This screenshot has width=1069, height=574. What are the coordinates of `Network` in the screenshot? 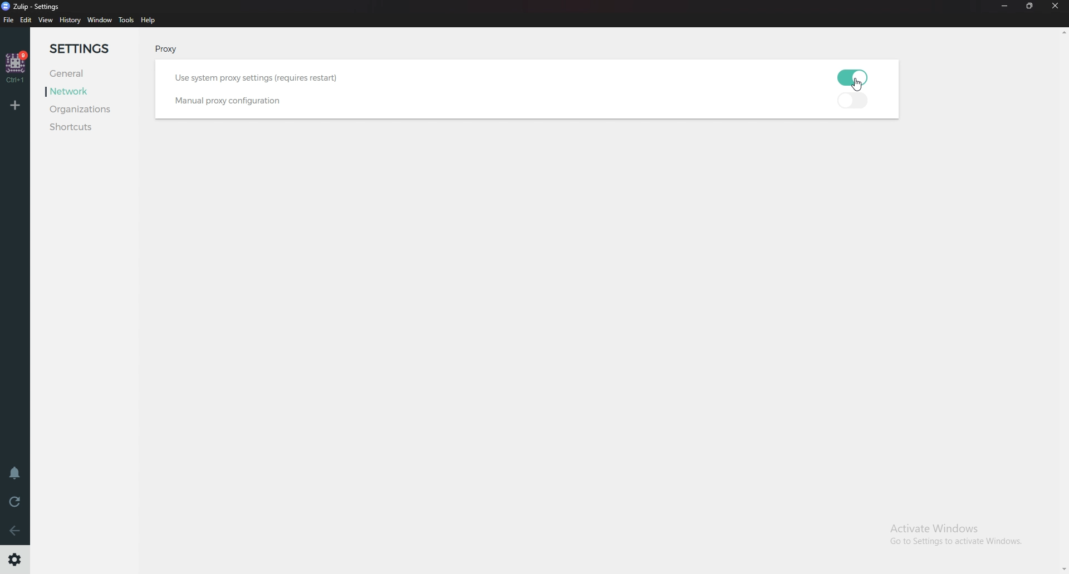 It's located at (86, 93).